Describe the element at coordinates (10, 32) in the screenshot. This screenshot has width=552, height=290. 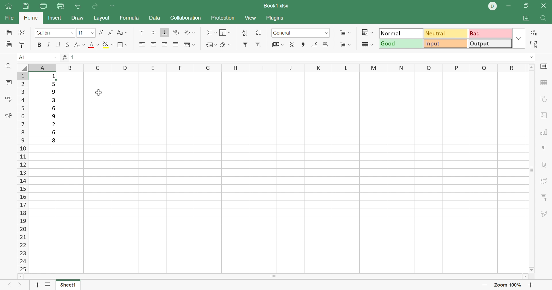
I see `Copy` at that location.